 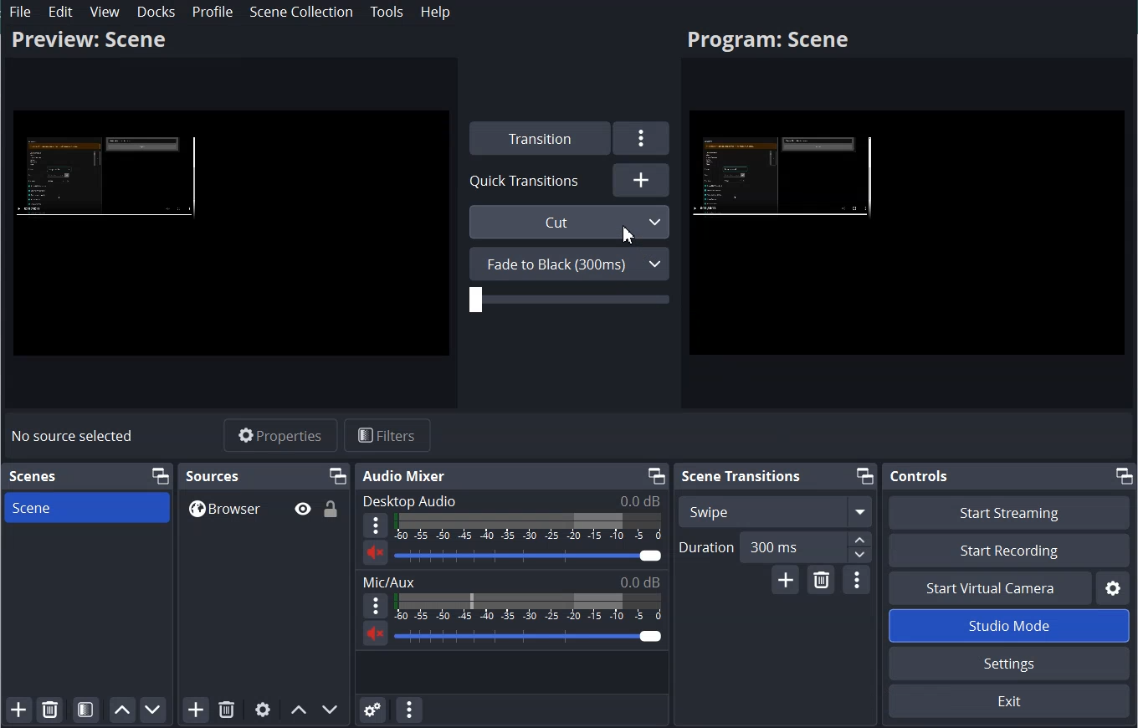 What do you see at coordinates (331, 508) in the screenshot?
I see `Lock` at bounding box center [331, 508].